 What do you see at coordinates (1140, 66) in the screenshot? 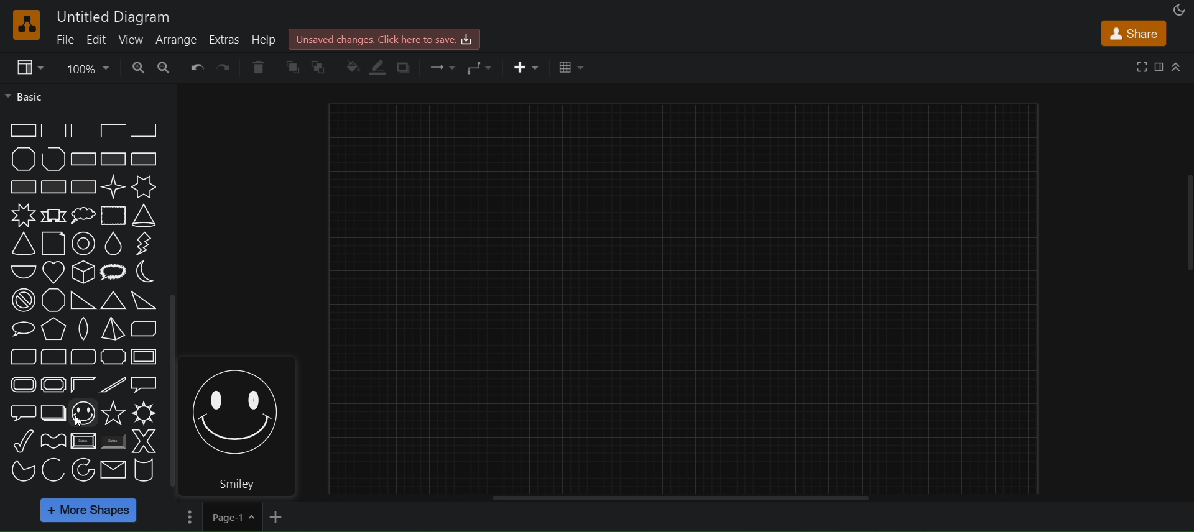
I see `fullscreen` at bounding box center [1140, 66].